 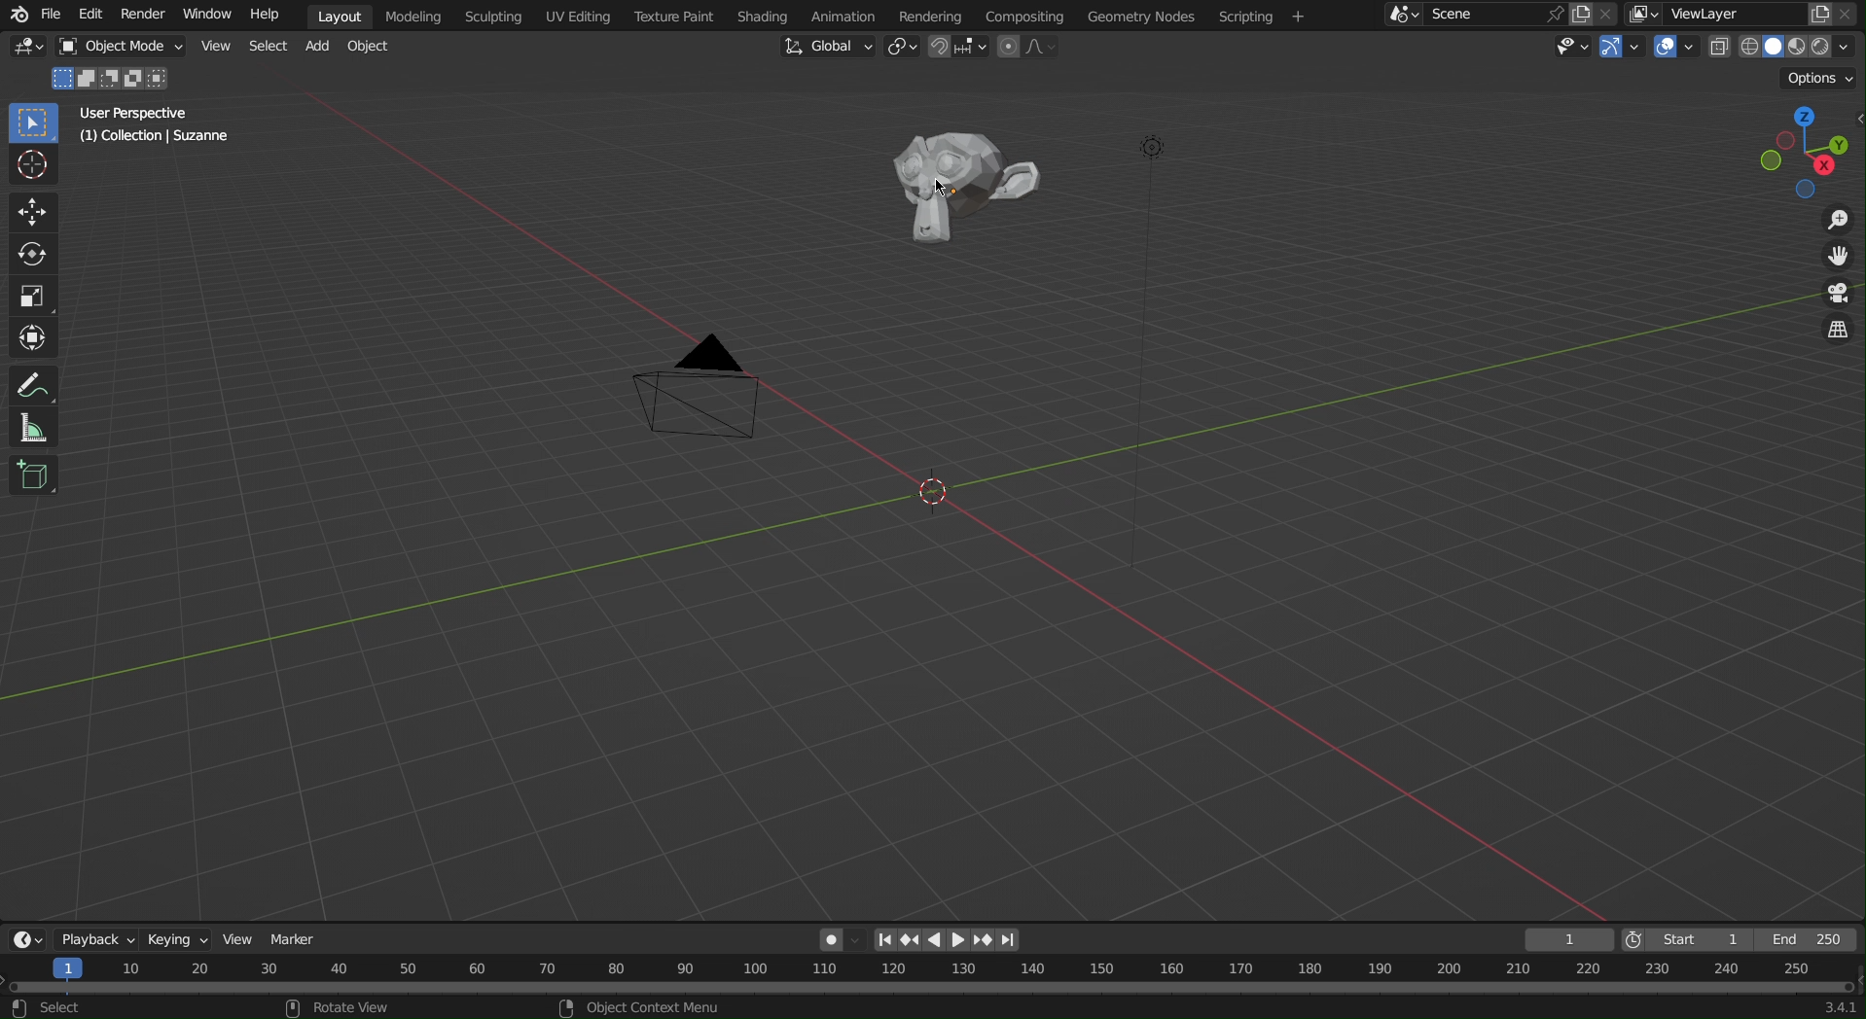 What do you see at coordinates (917, 939) in the screenshot?
I see `previous` at bounding box center [917, 939].